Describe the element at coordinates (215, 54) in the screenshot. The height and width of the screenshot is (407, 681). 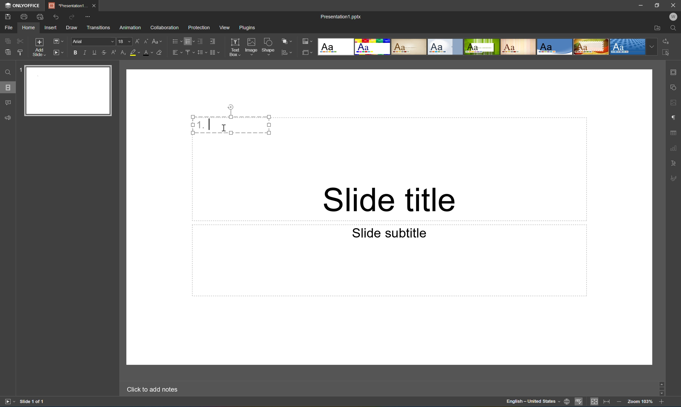
I see `Insert columns` at that location.